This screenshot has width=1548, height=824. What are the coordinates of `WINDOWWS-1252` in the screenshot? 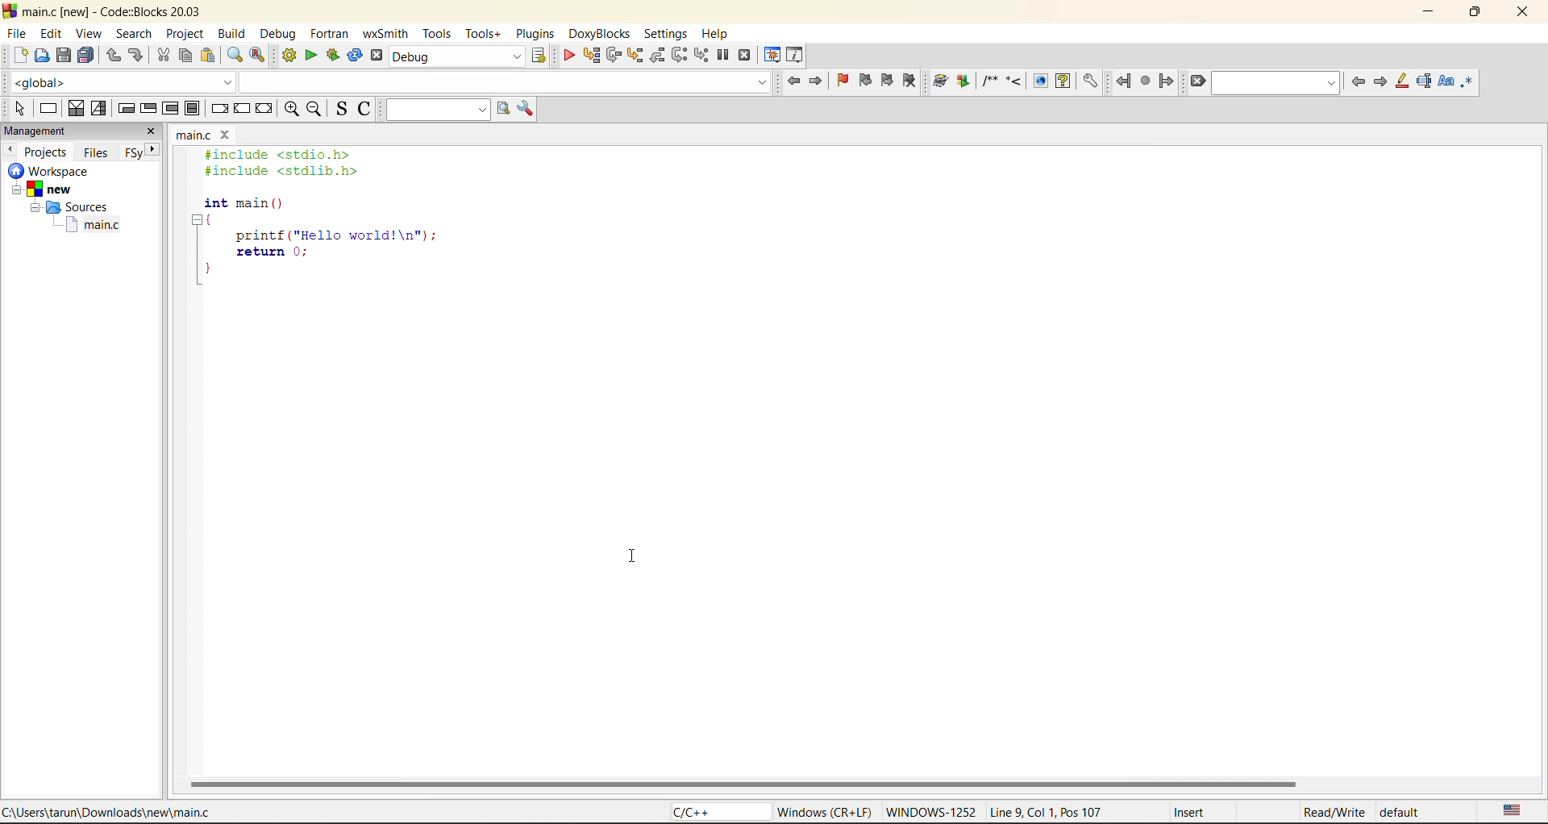 It's located at (934, 811).